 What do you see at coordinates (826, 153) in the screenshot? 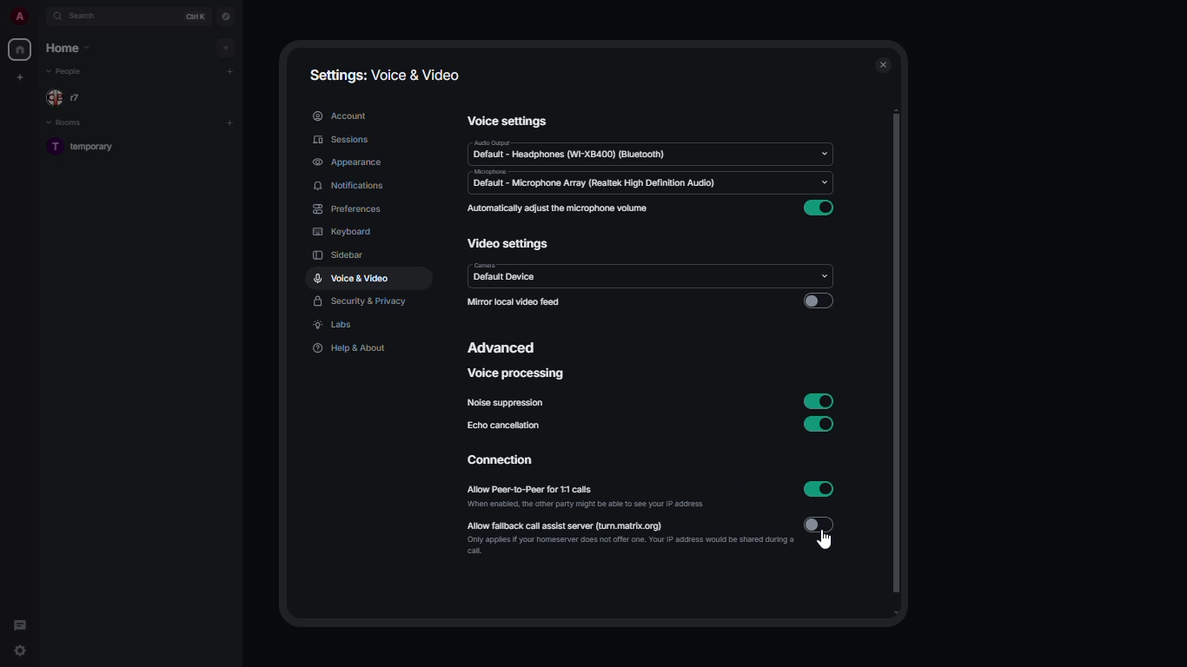
I see `drop down` at bounding box center [826, 153].